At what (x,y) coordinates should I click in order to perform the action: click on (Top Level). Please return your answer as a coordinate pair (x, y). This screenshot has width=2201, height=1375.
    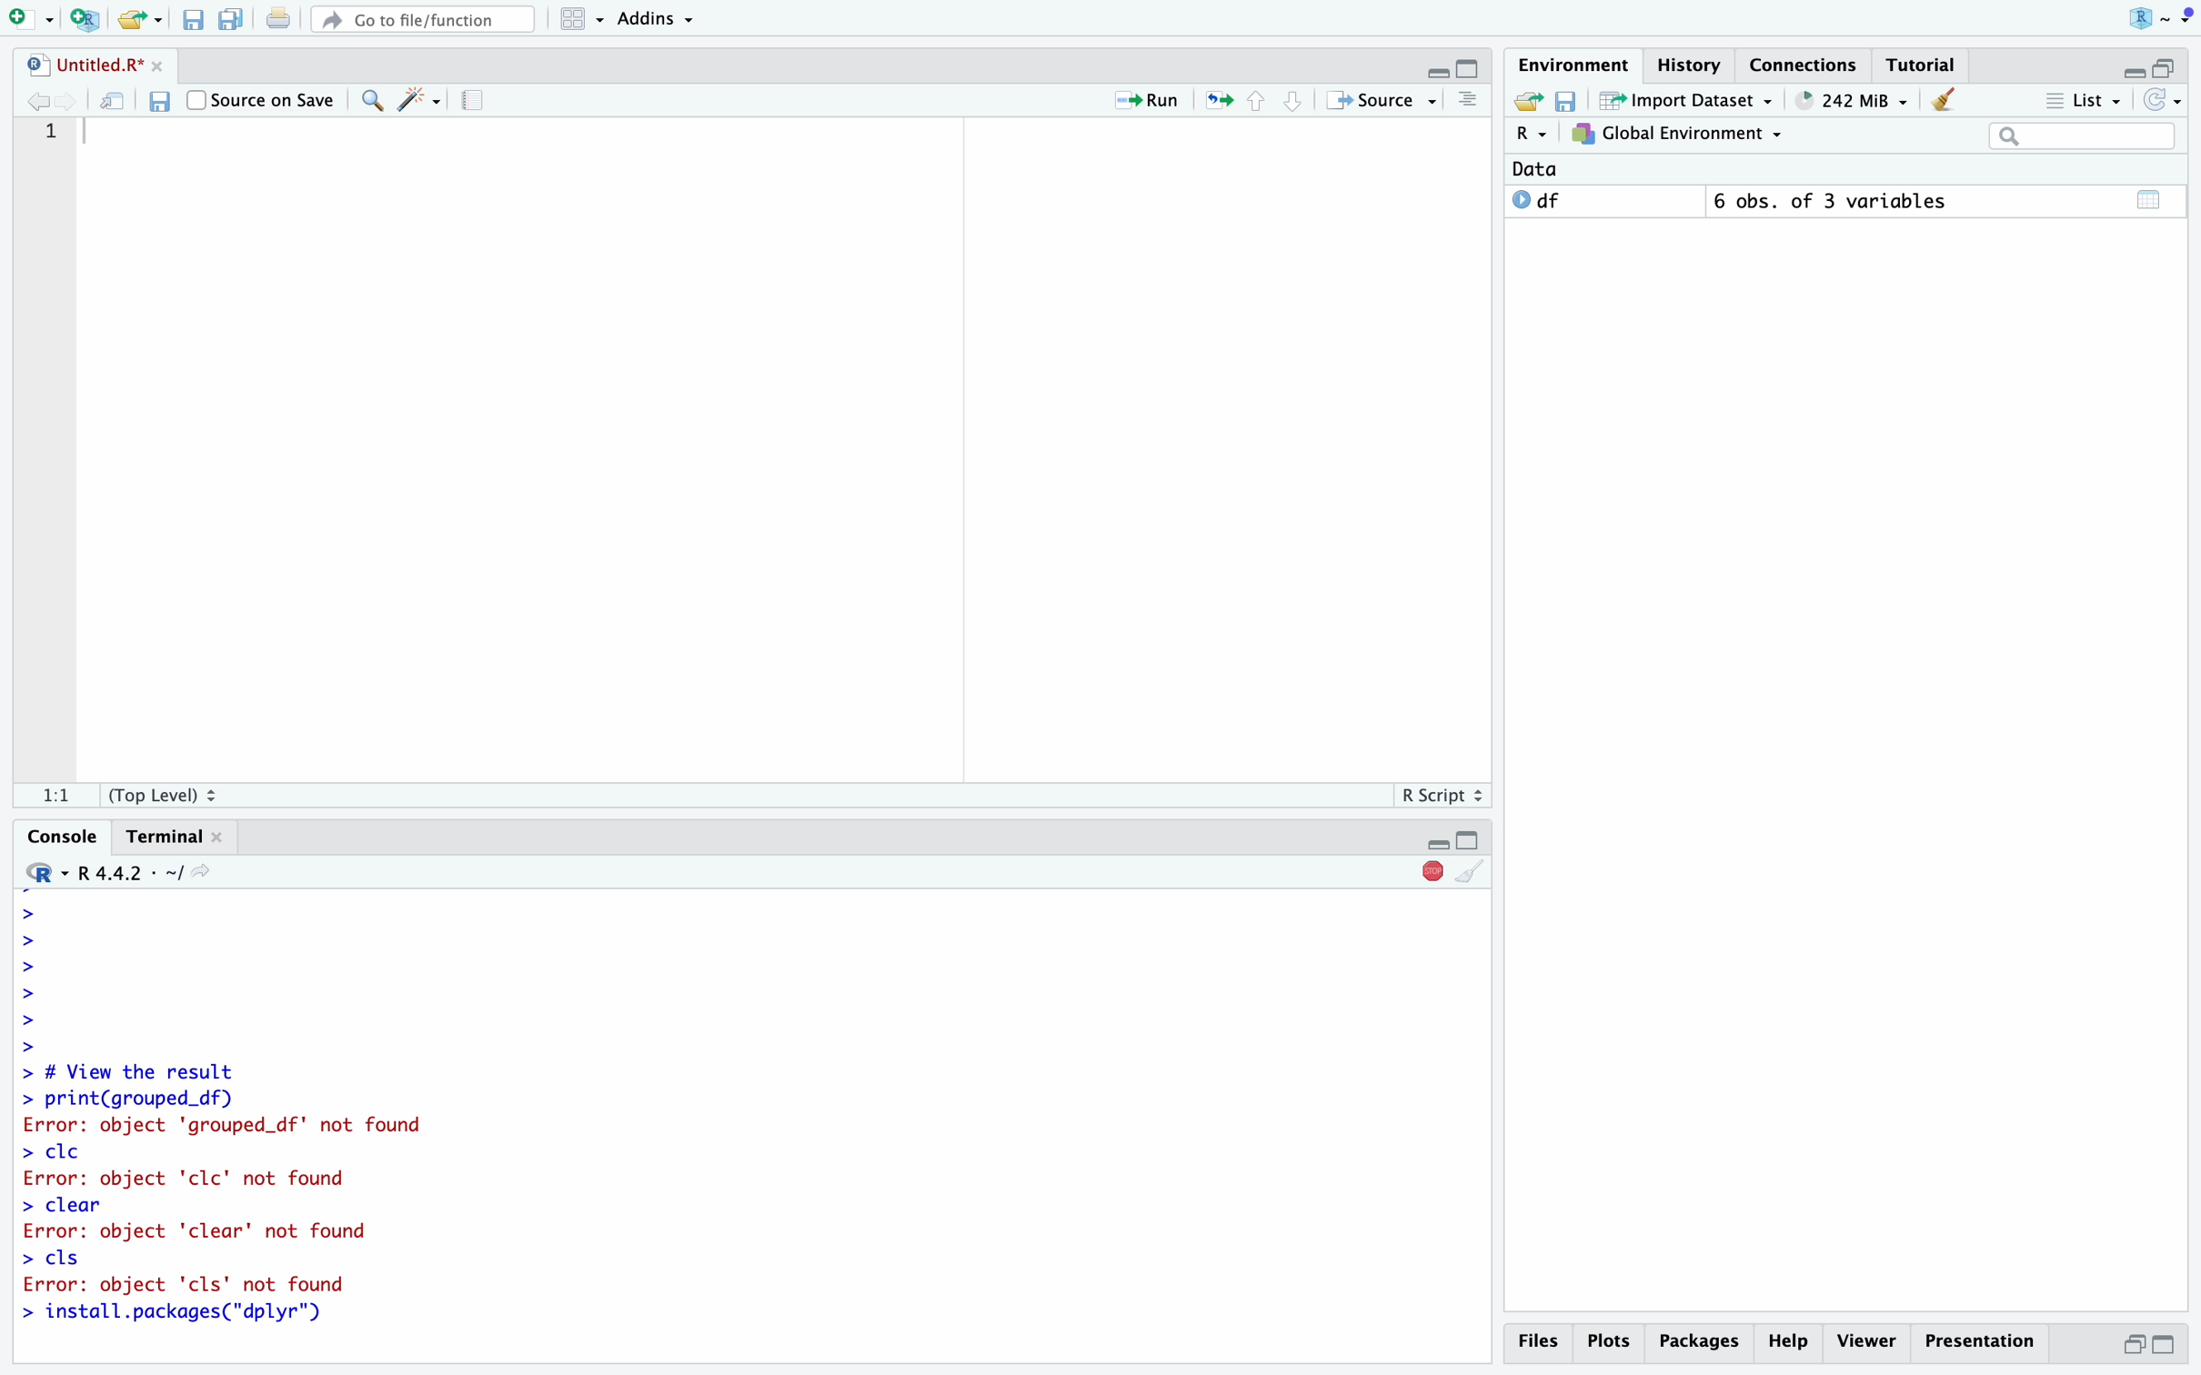
    Looking at the image, I should click on (166, 794).